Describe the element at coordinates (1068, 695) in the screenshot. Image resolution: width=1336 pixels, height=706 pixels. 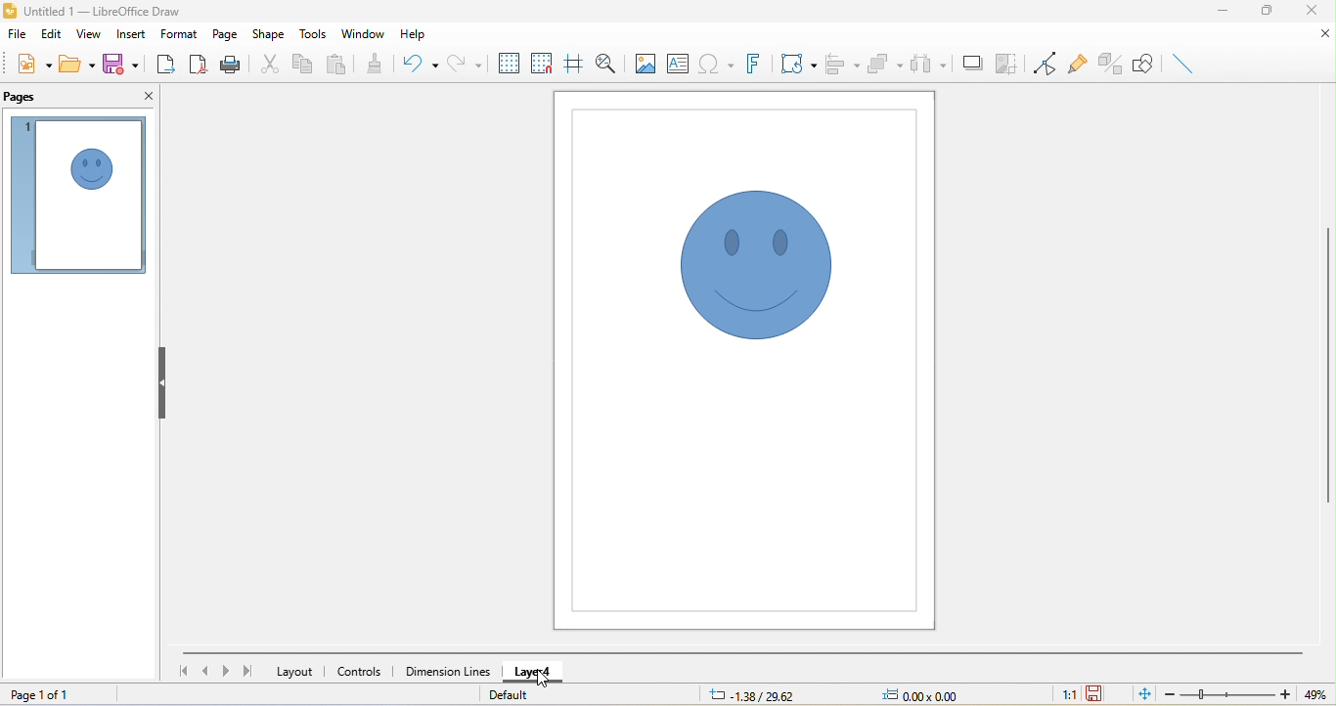
I see `1:1` at that location.